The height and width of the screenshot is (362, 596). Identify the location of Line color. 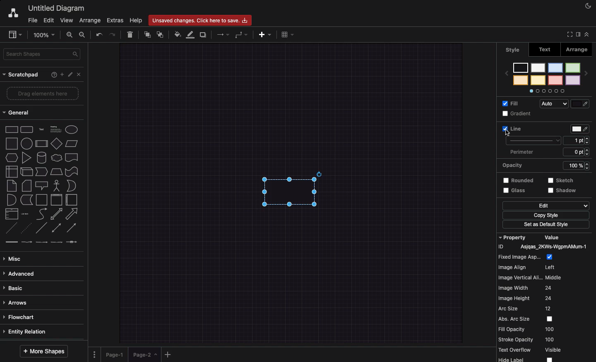
(192, 34).